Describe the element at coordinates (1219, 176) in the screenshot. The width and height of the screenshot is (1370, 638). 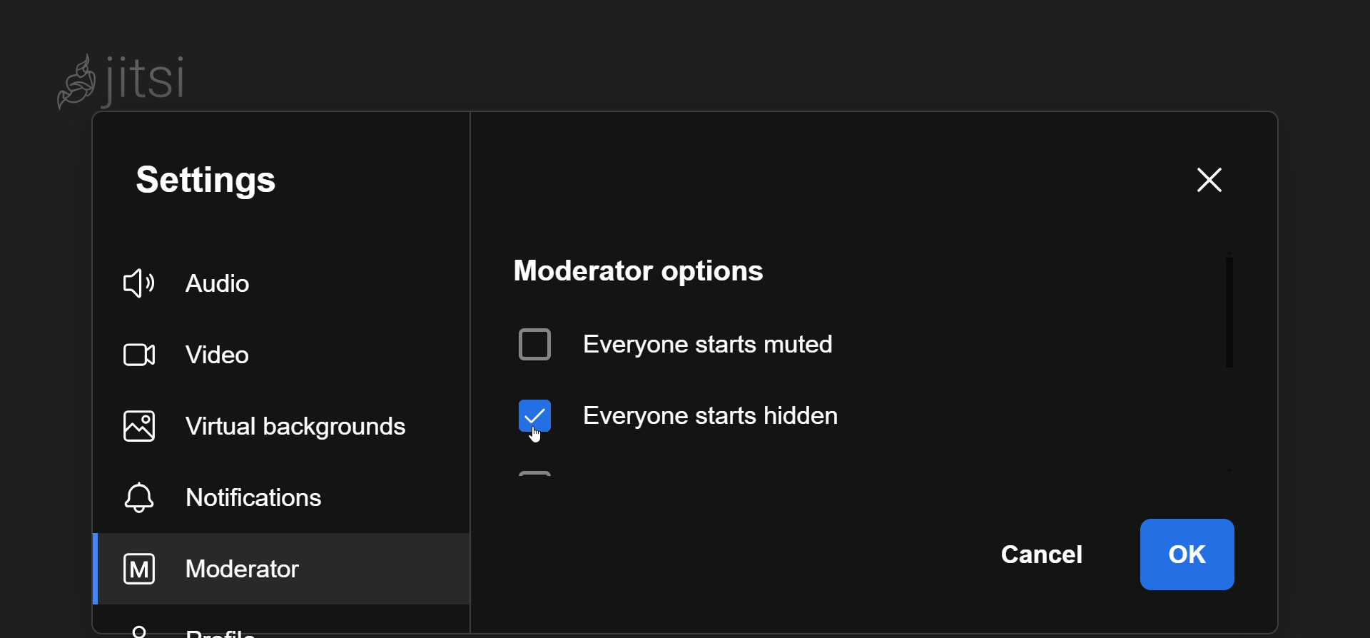
I see `close window` at that location.